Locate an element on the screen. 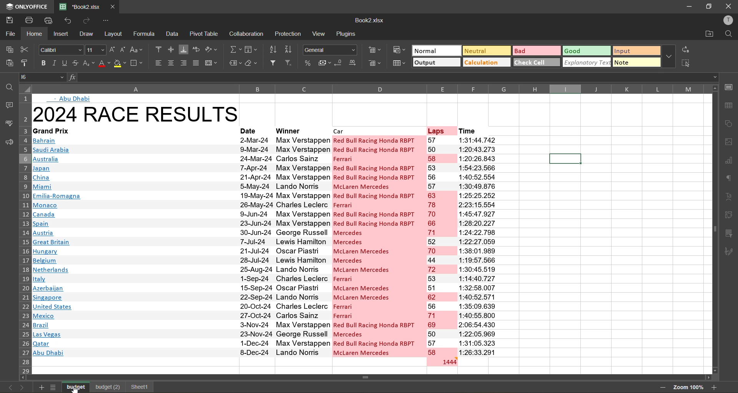  input is located at coordinates (634, 52).